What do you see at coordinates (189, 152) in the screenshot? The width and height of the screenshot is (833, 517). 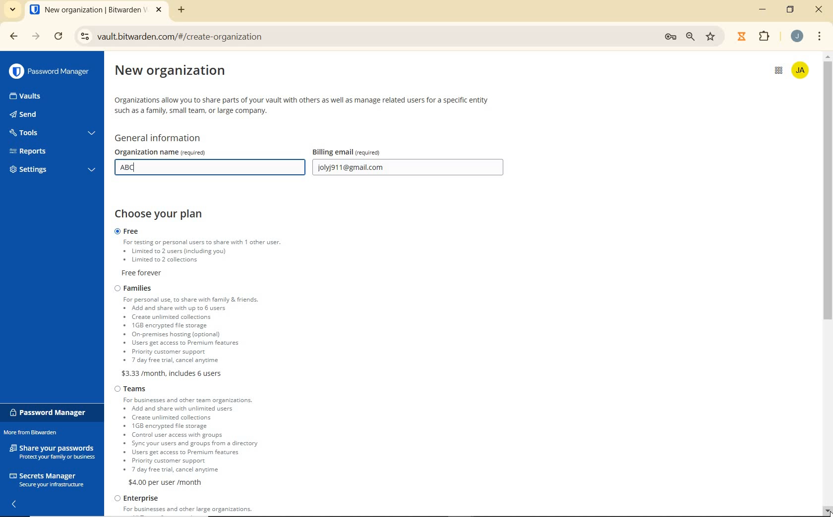 I see `organization name` at bounding box center [189, 152].